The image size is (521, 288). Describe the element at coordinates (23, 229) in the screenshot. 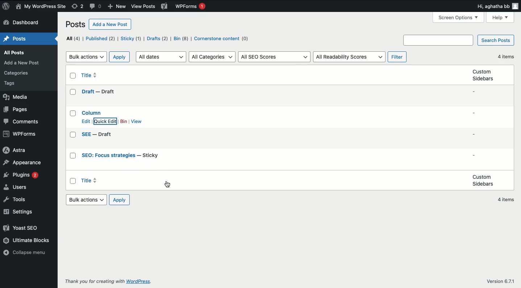

I see `Yoast` at that location.